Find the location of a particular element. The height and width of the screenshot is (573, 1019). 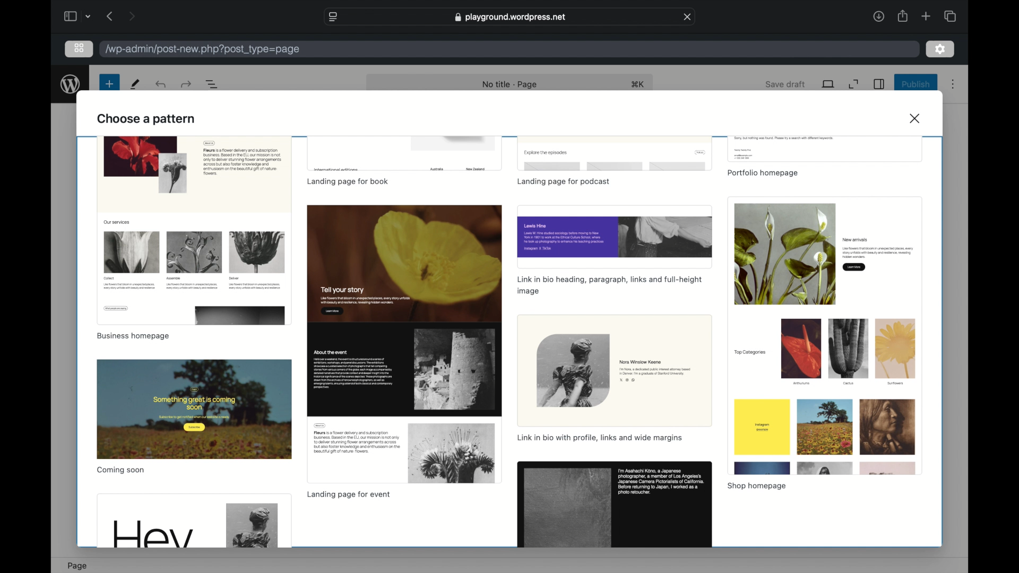

template name is located at coordinates (122, 471).